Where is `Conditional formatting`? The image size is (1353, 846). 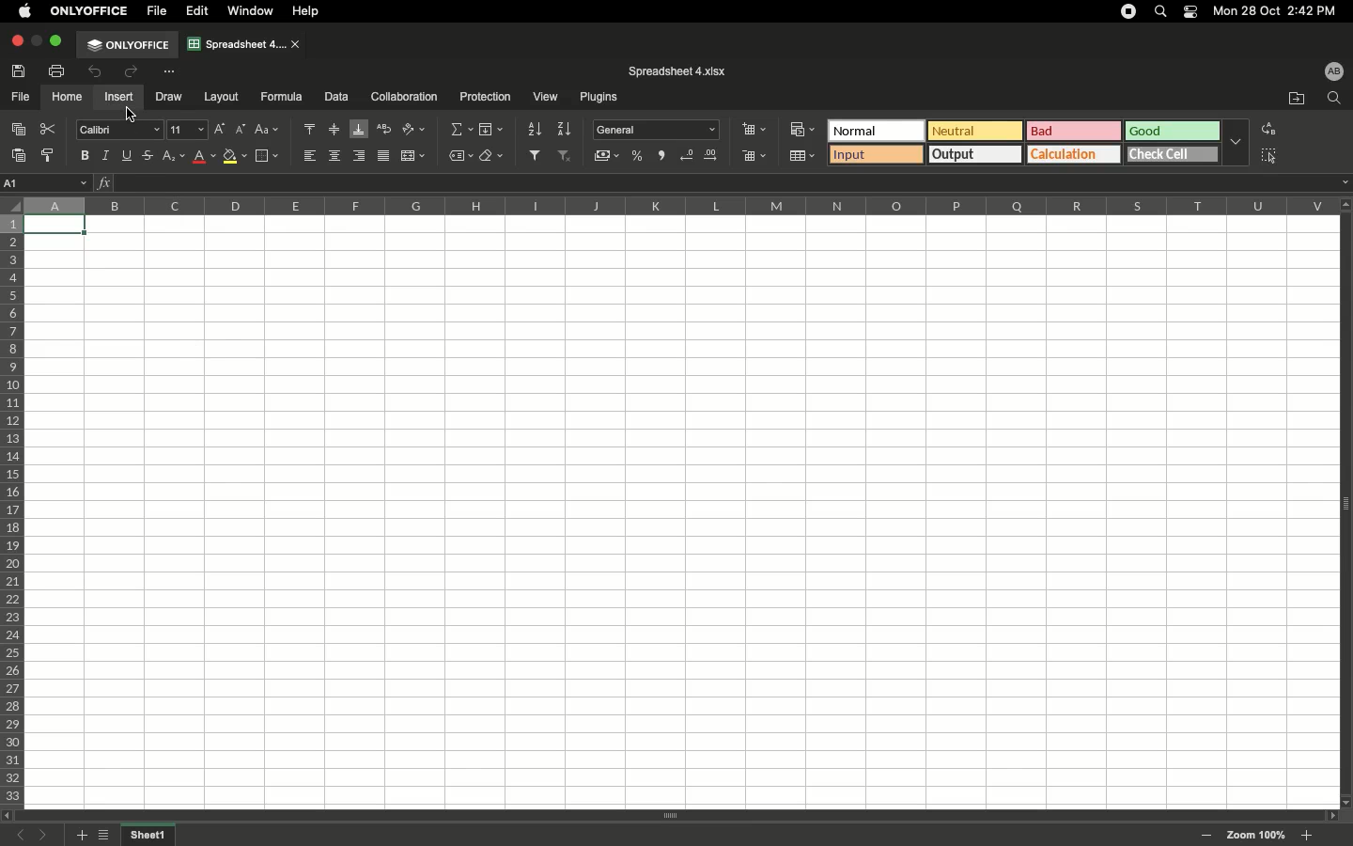 Conditional formatting is located at coordinates (801, 129).